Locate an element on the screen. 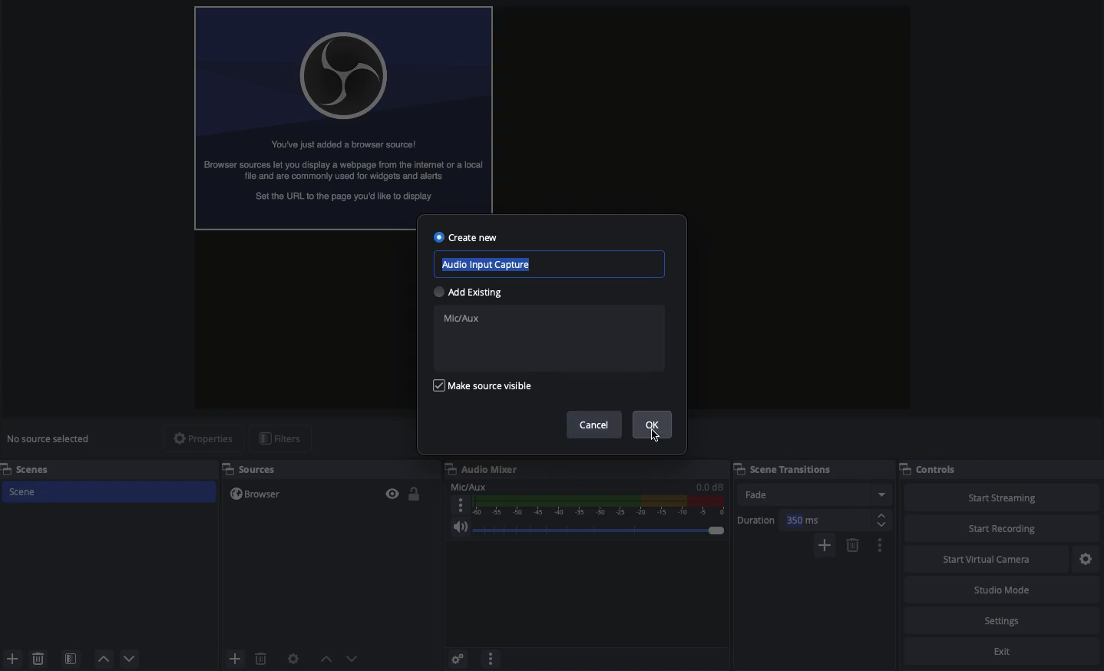 This screenshot has height=671, width=1104. Ok is located at coordinates (653, 425).